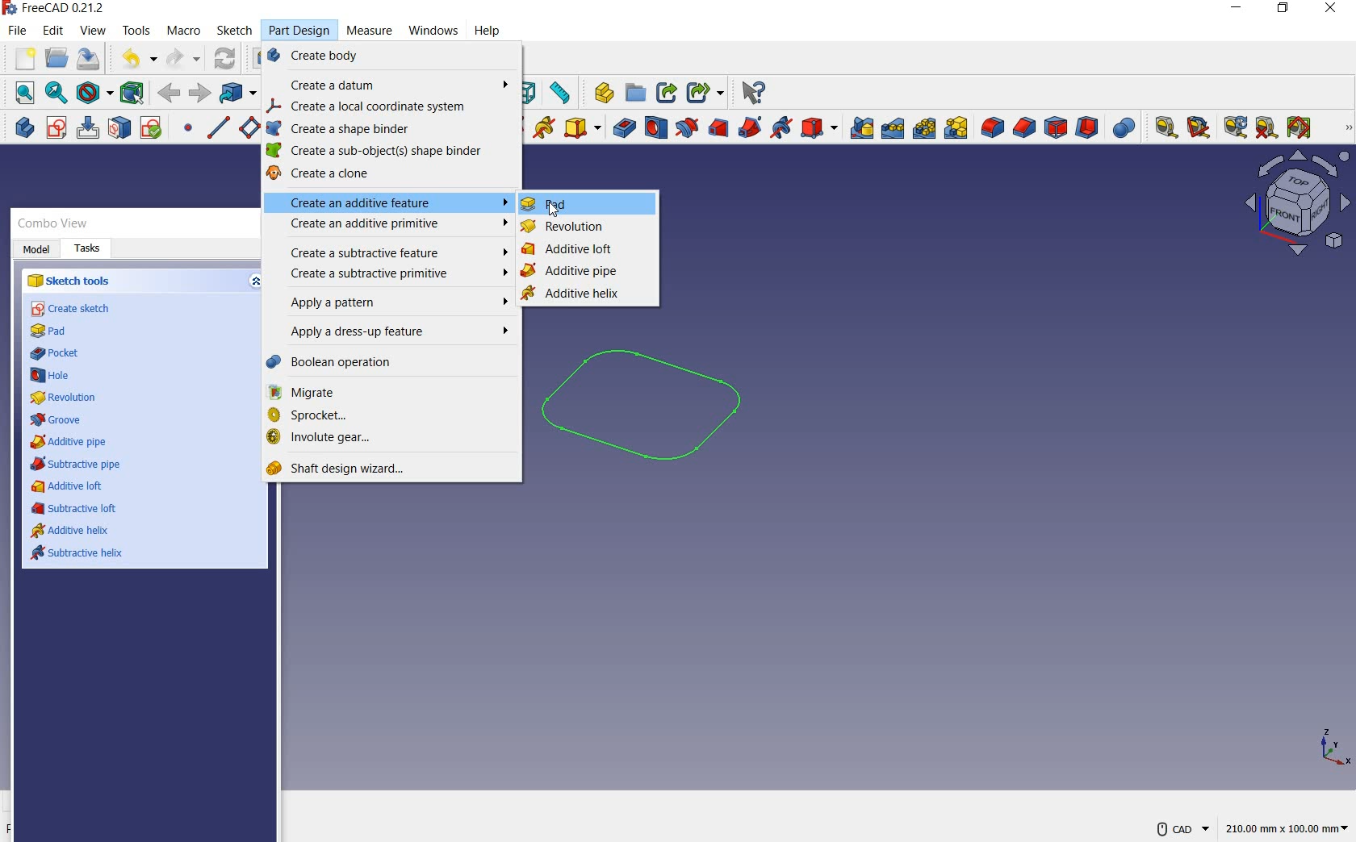 The image size is (1356, 842). I want to click on subtractive helix, so click(81, 554).